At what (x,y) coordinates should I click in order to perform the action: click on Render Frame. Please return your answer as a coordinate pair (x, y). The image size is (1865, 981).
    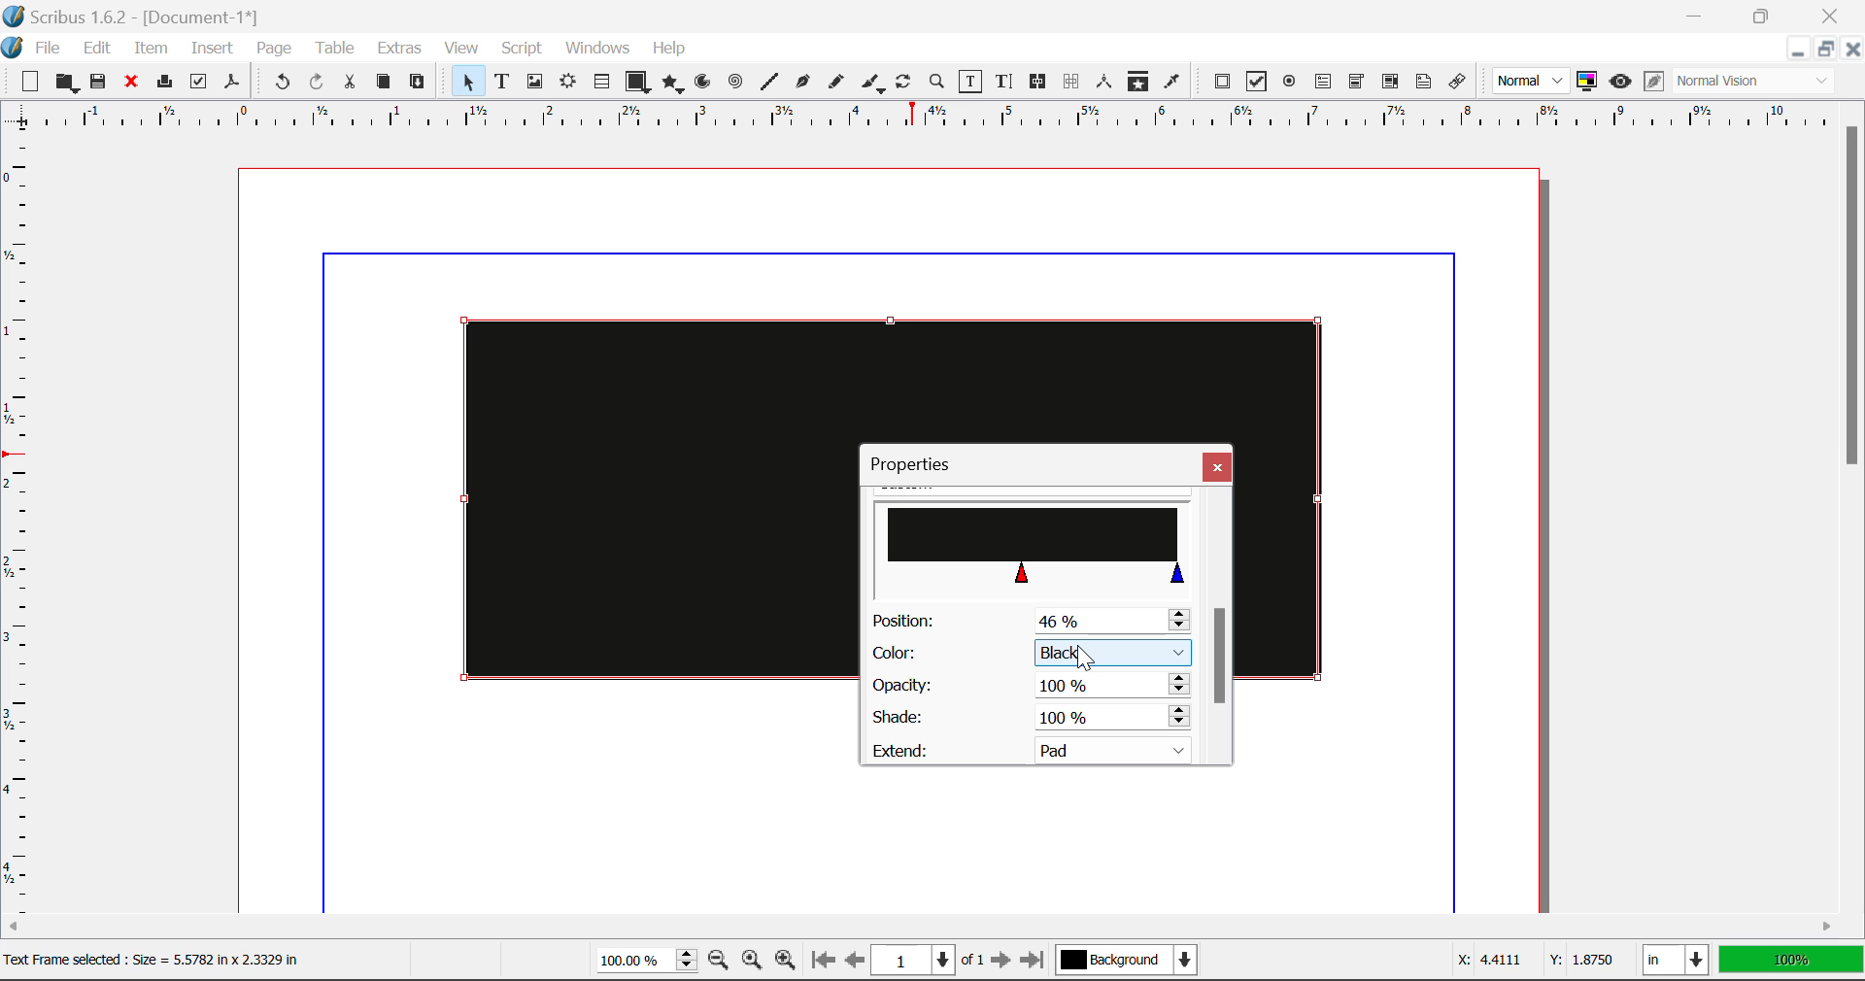
    Looking at the image, I should click on (567, 84).